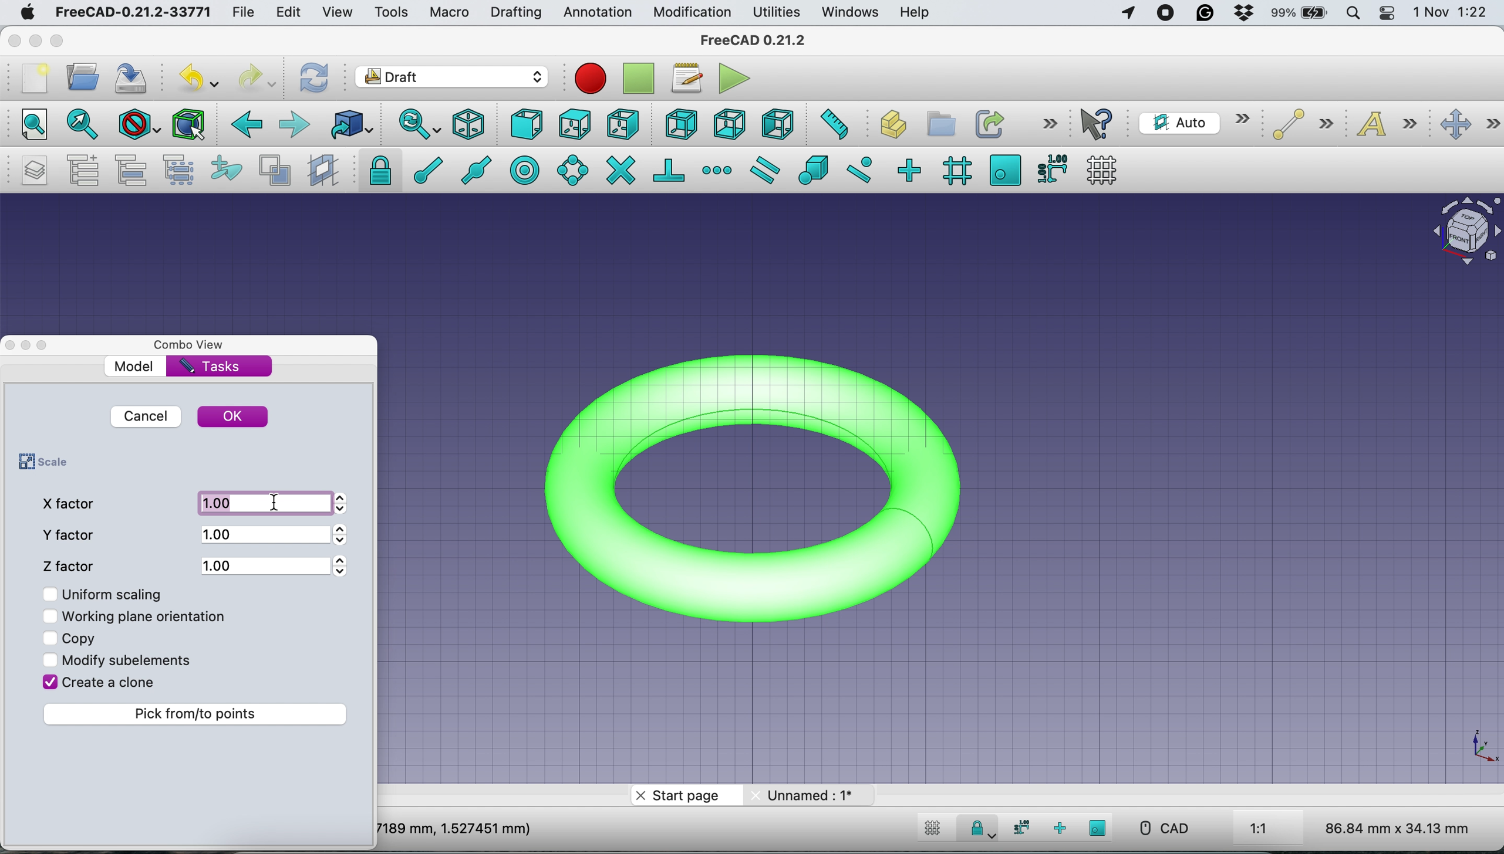  I want to click on fit all, so click(31, 126).